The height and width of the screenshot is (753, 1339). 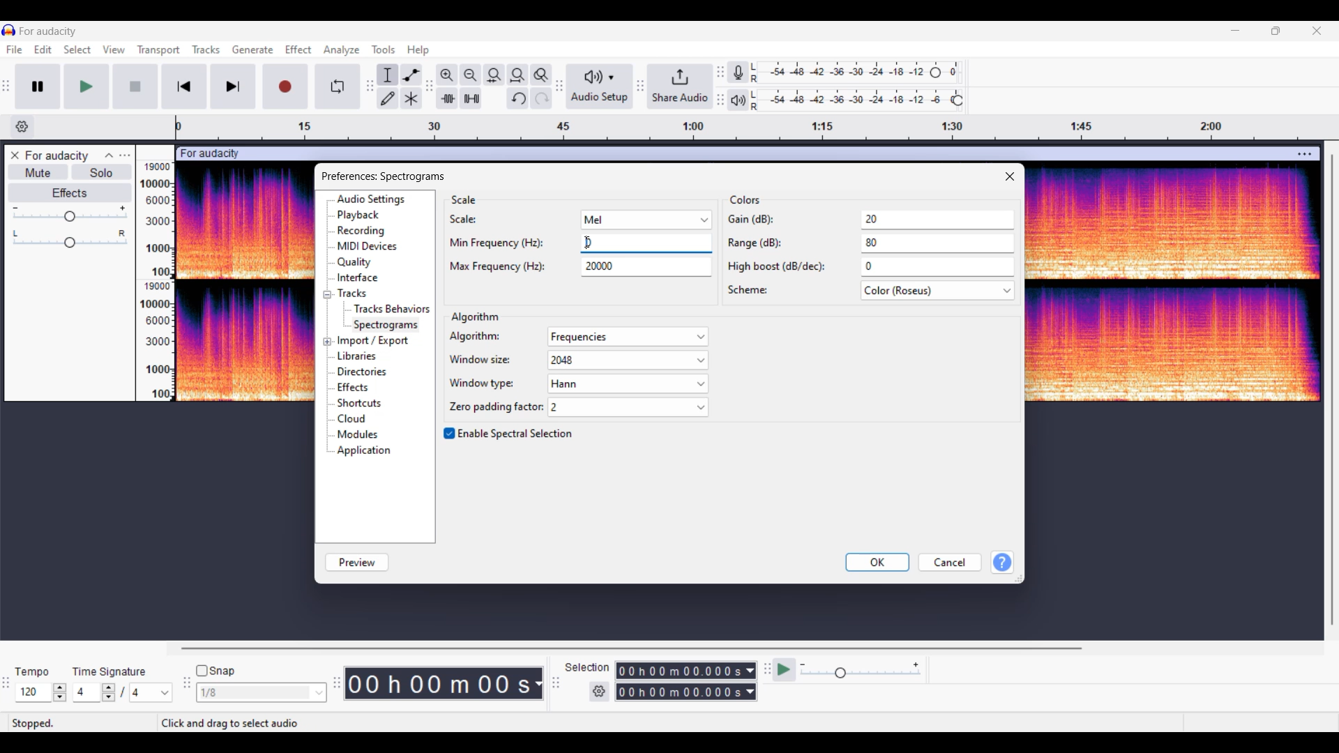 I want to click on playback, so click(x=364, y=215).